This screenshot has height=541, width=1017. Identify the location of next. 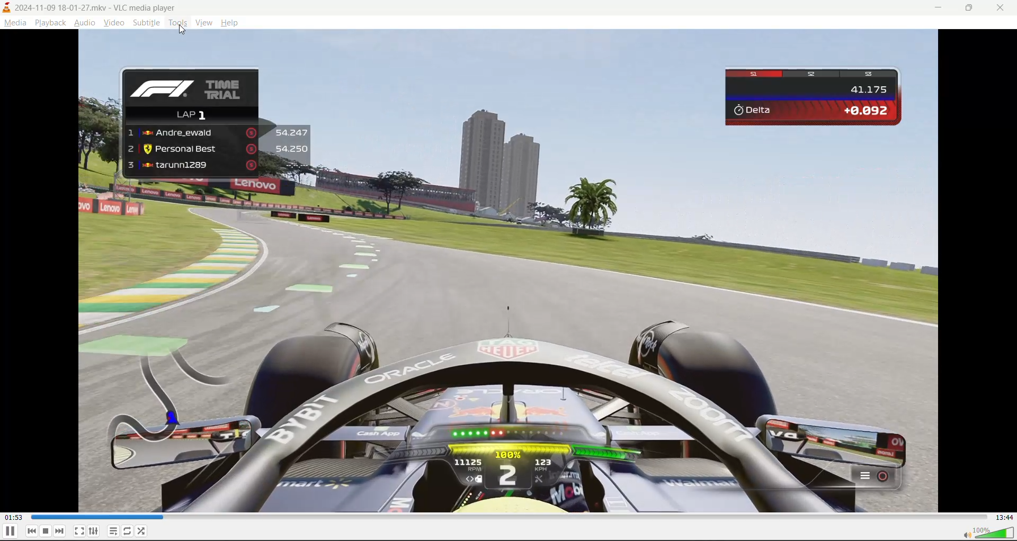
(60, 531).